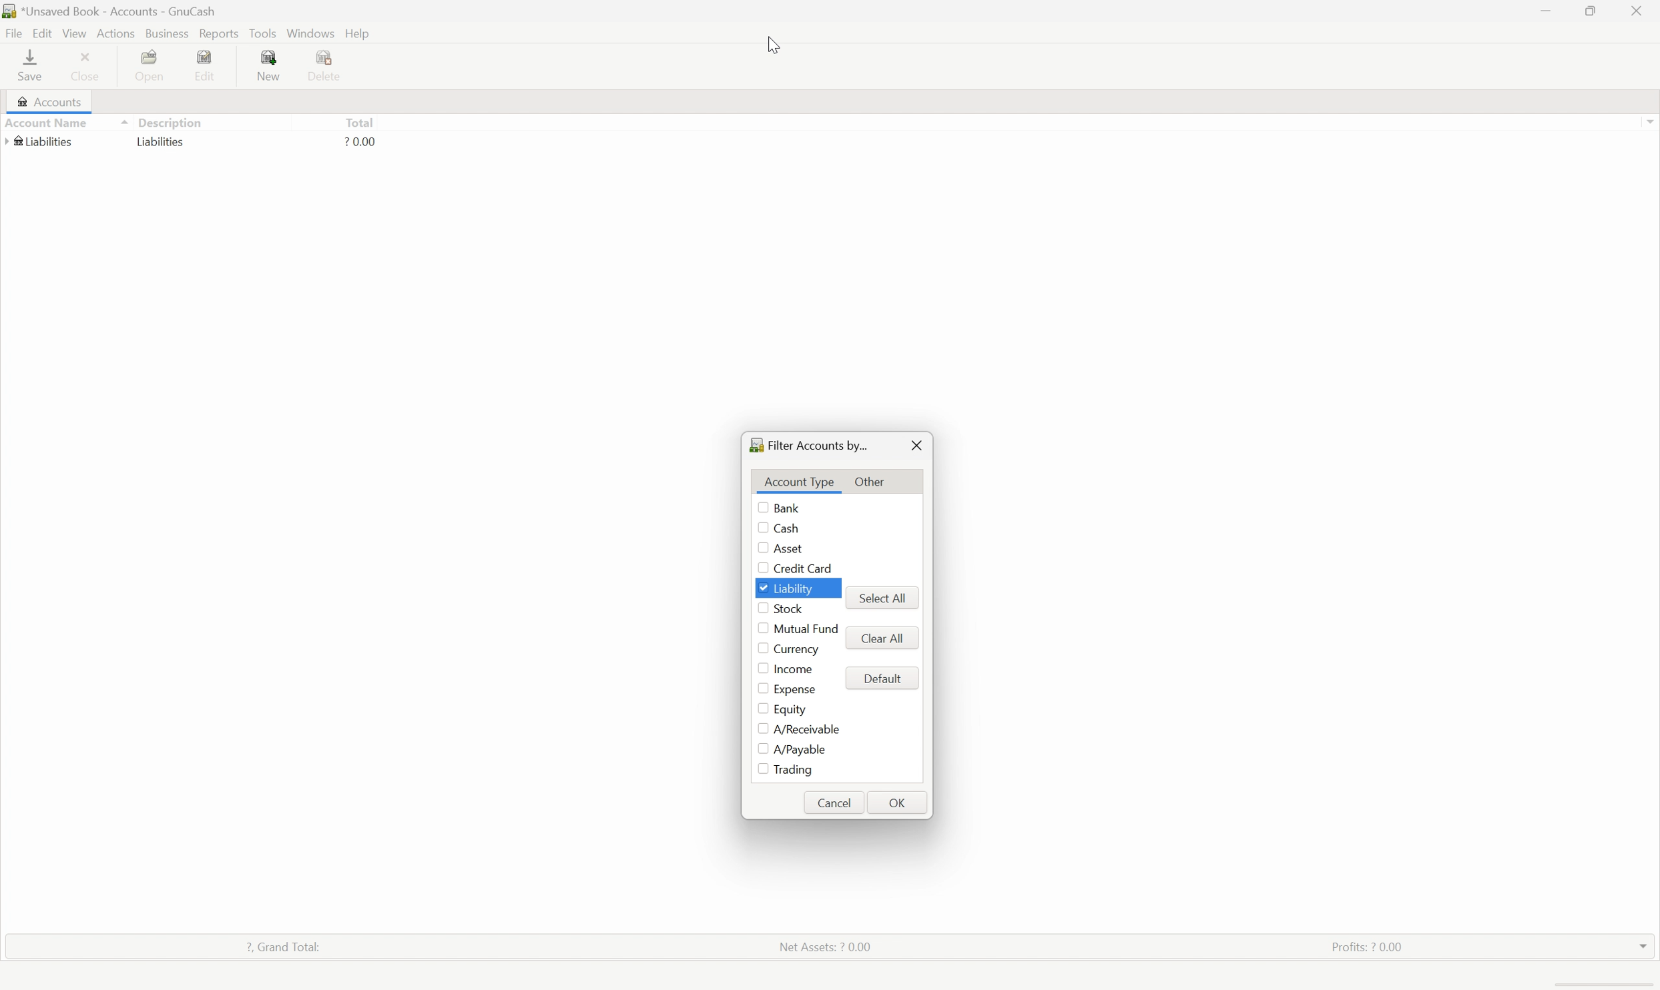 Image resolution: width=1660 pixels, height=990 pixels. Describe the element at coordinates (806, 728) in the screenshot. I see `A/Receivable` at that location.